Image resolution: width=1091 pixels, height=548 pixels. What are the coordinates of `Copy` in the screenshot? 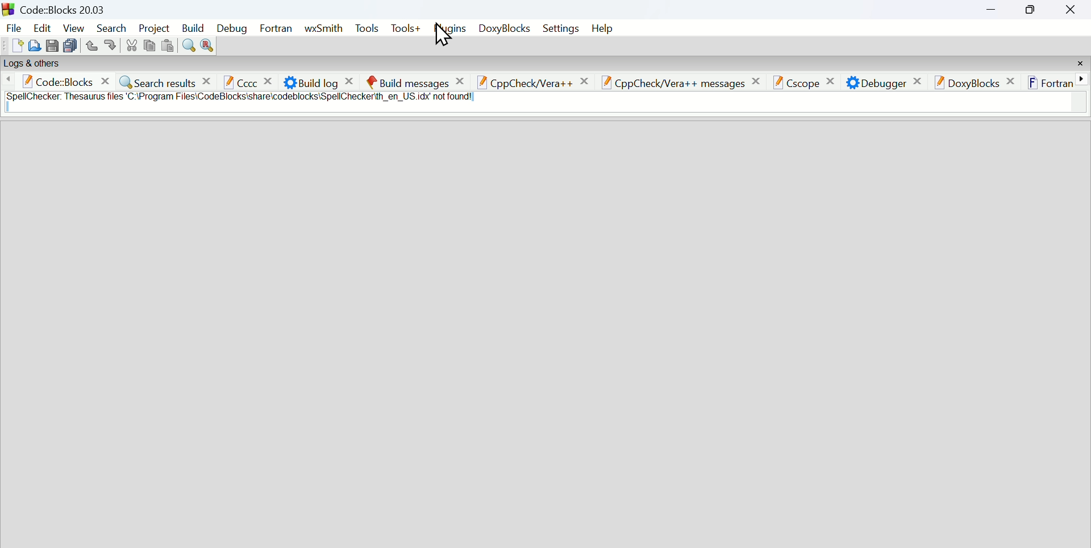 It's located at (149, 44).